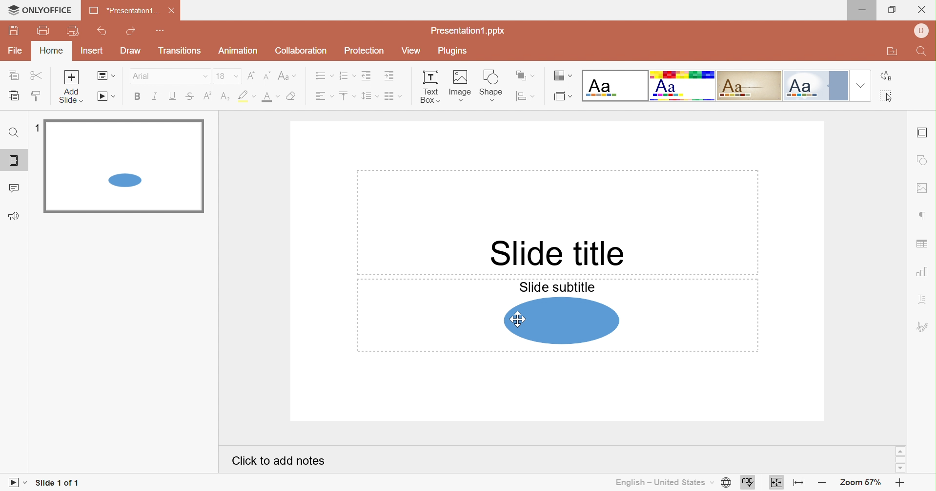  I want to click on Classic, so click(750, 86).